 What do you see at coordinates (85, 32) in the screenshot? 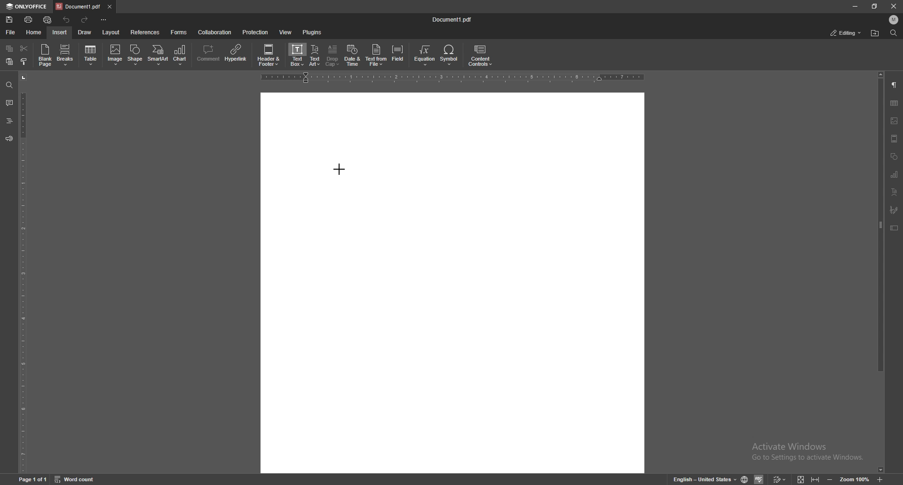
I see `draw` at bounding box center [85, 32].